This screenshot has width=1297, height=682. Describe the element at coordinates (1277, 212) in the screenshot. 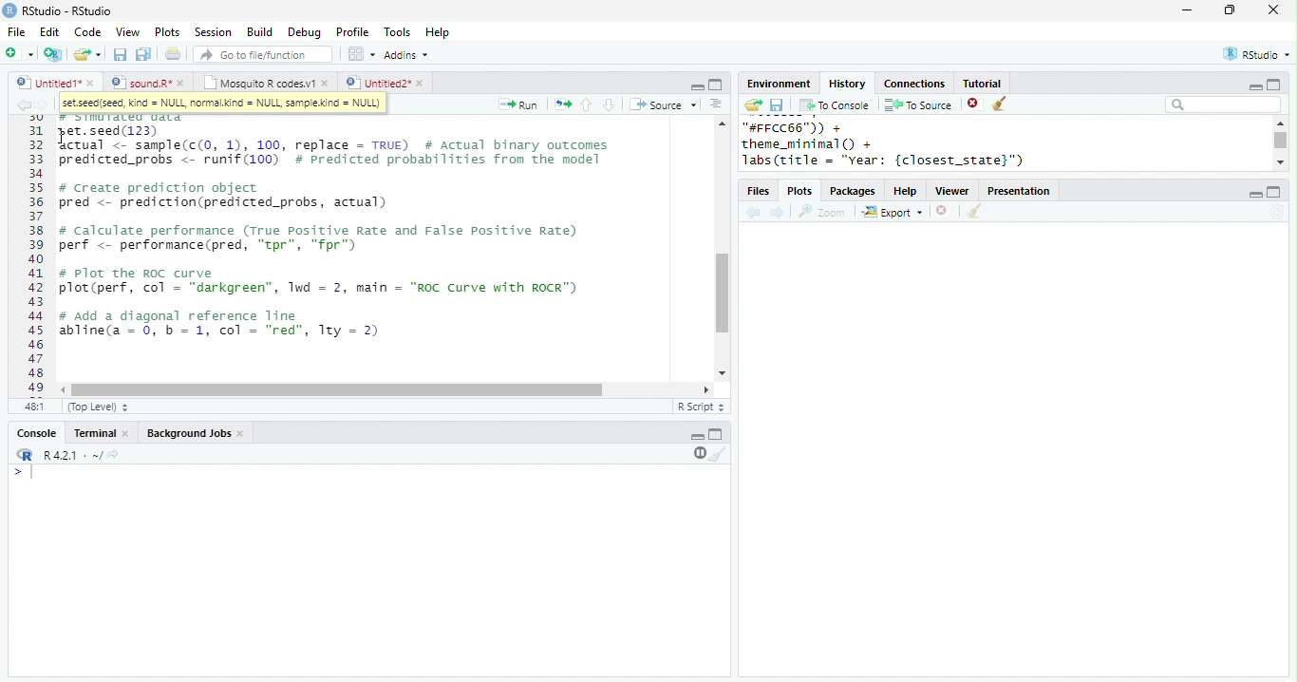

I see `refresh` at that location.